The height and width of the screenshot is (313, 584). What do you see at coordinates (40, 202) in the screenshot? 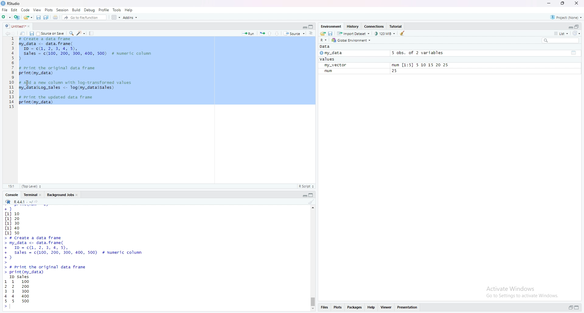
I see `view the current working directory` at bounding box center [40, 202].